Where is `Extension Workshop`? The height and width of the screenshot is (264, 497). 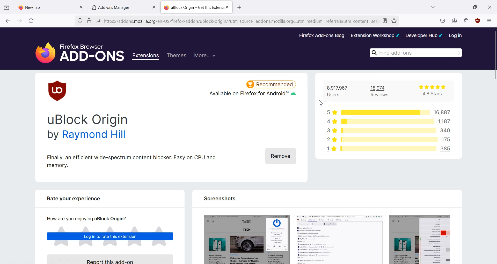
Extension Workshop is located at coordinates (375, 35).